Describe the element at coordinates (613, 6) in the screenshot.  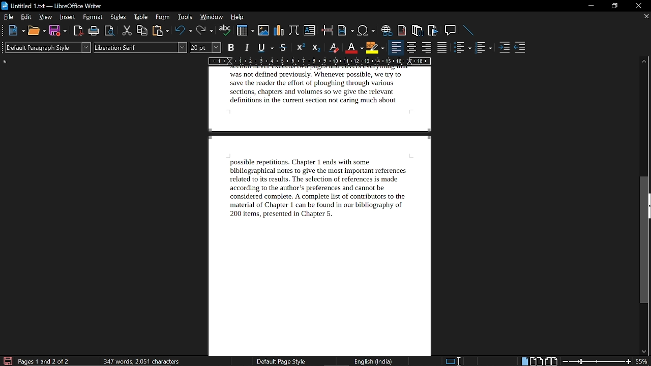
I see `restore down` at that location.